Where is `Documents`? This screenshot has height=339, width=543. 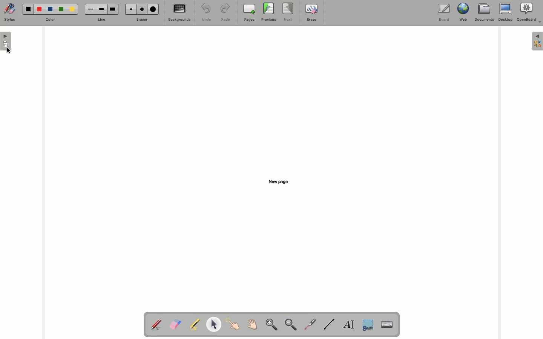 Documents is located at coordinates (483, 12).